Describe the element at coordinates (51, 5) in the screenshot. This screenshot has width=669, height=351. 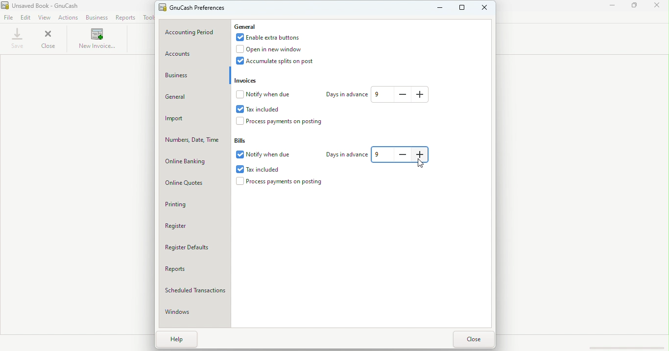
I see `File name` at that location.